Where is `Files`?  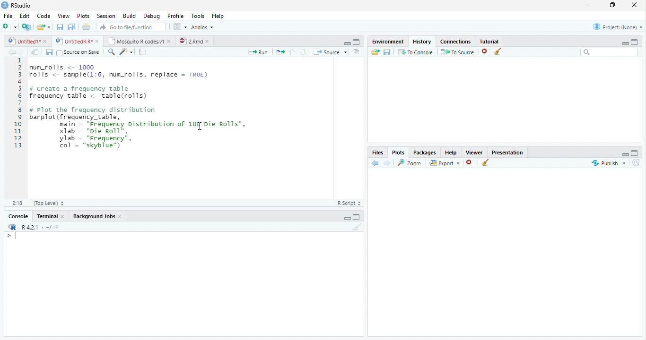 Files is located at coordinates (377, 152).